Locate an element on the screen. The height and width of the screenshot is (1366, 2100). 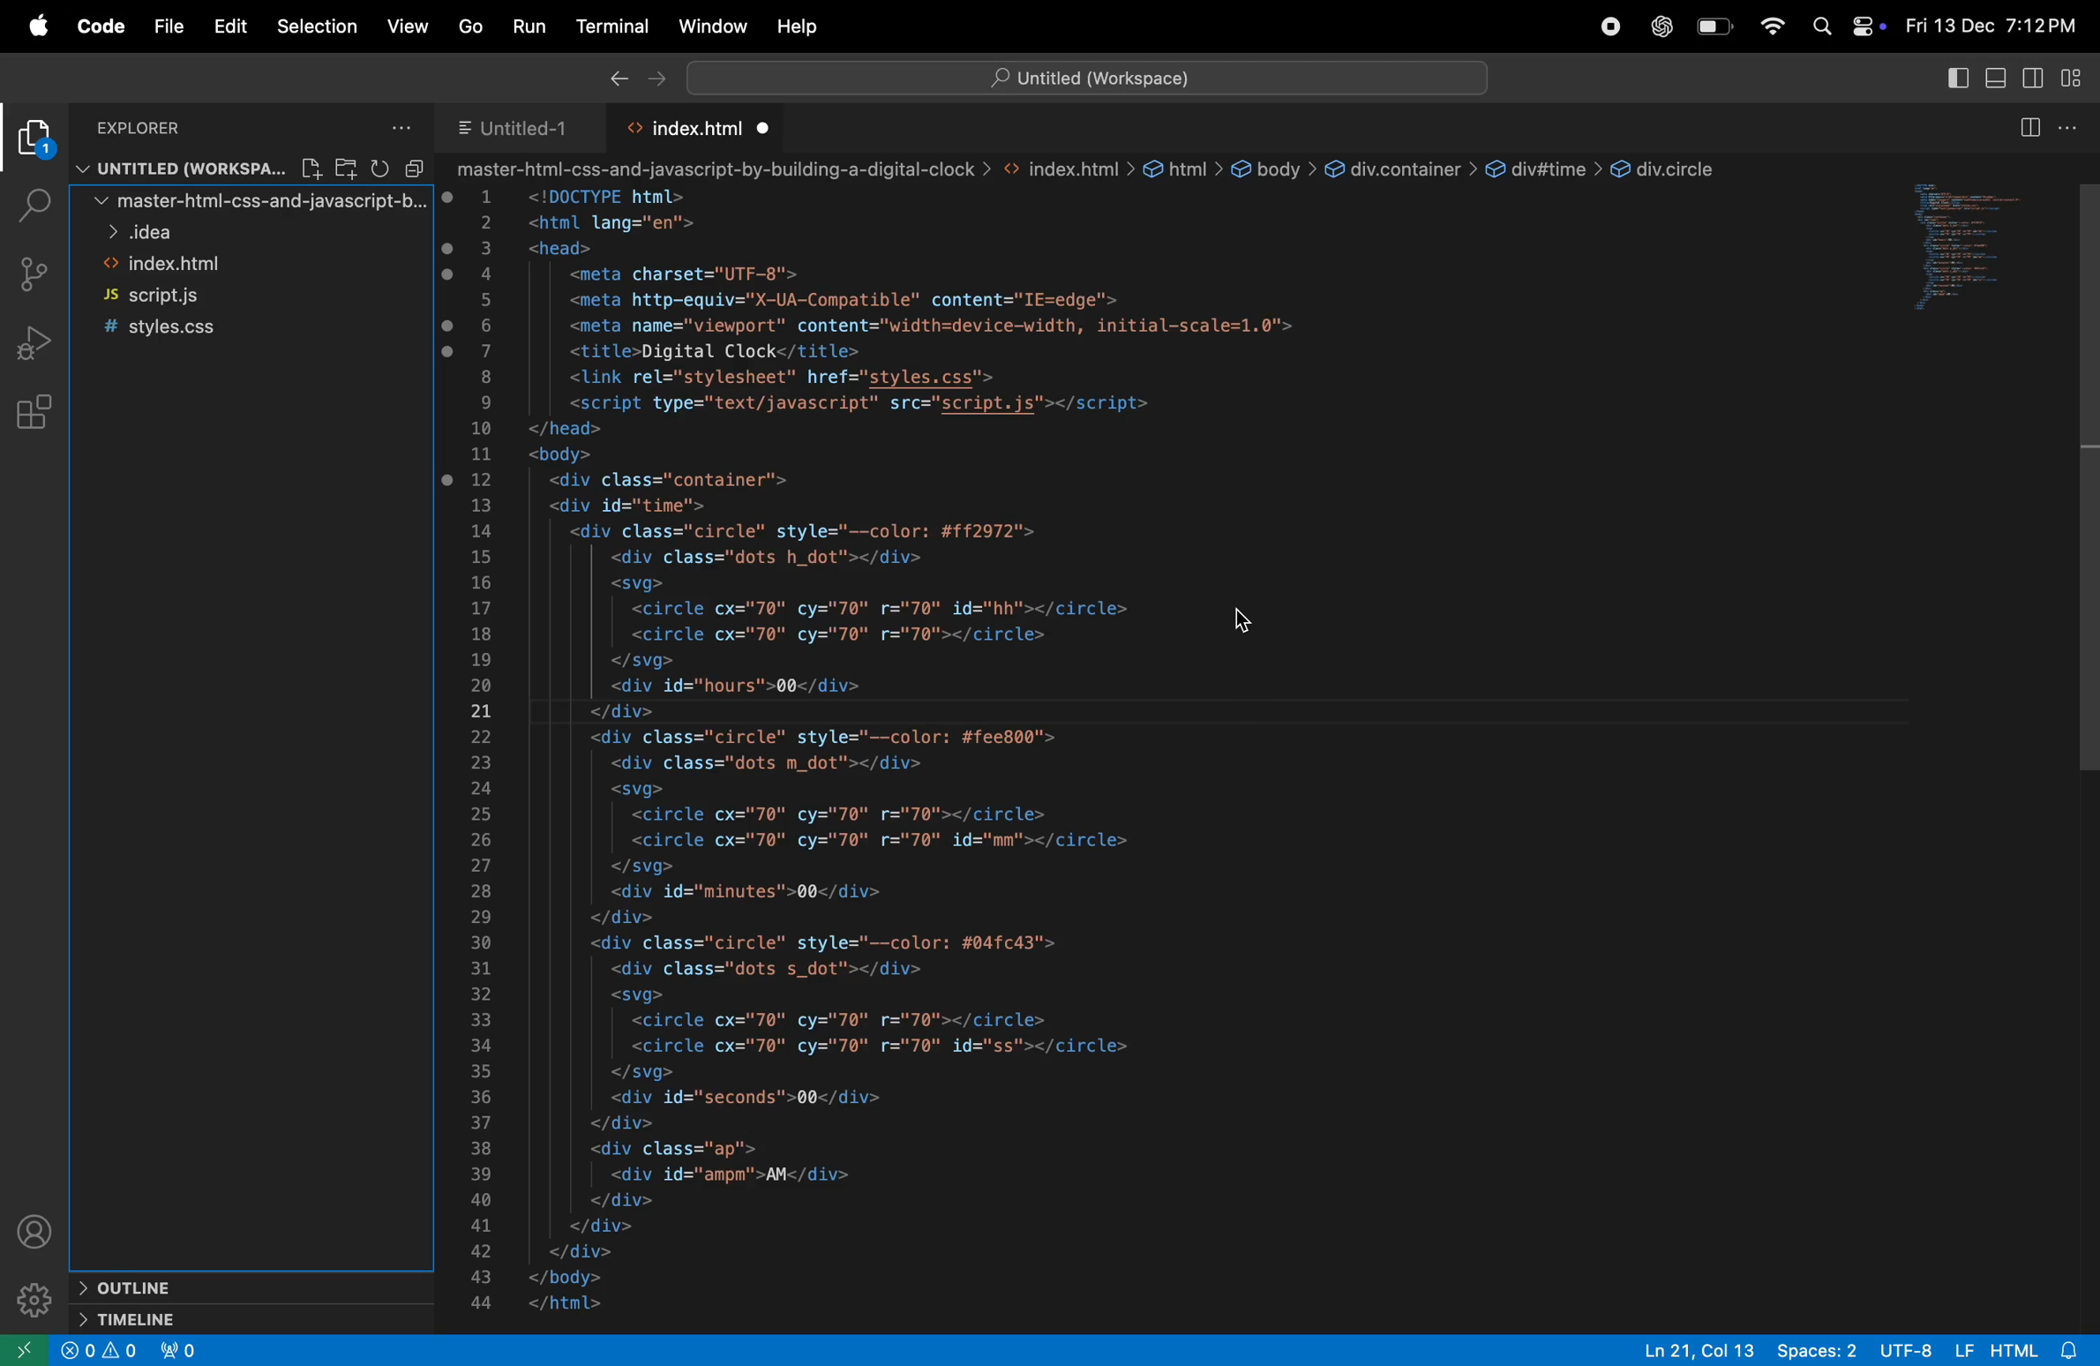
no ports forwarded is located at coordinates (182, 1350).